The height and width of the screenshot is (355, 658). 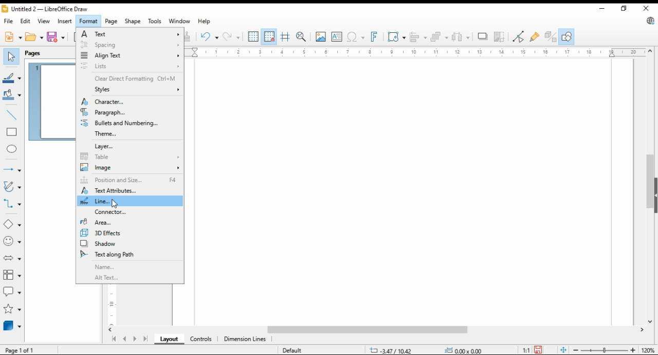 What do you see at coordinates (103, 232) in the screenshot?
I see `3D effects` at bounding box center [103, 232].